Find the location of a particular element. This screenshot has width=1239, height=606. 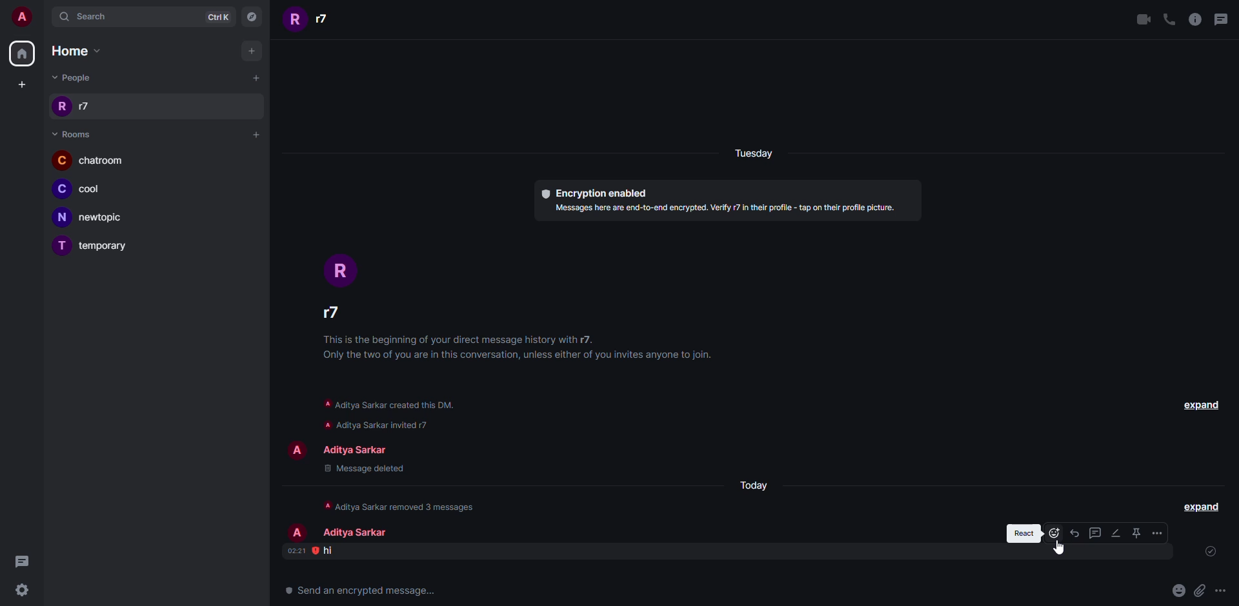

react is located at coordinates (1025, 533).